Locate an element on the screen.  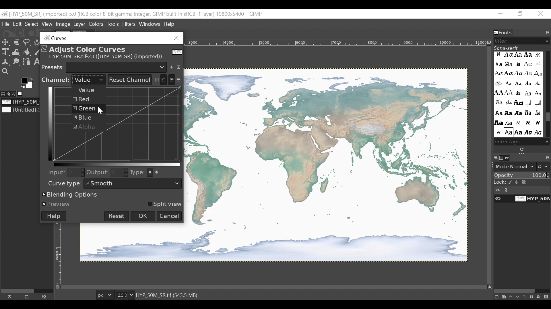
Undo History is located at coordinates (16, 94).